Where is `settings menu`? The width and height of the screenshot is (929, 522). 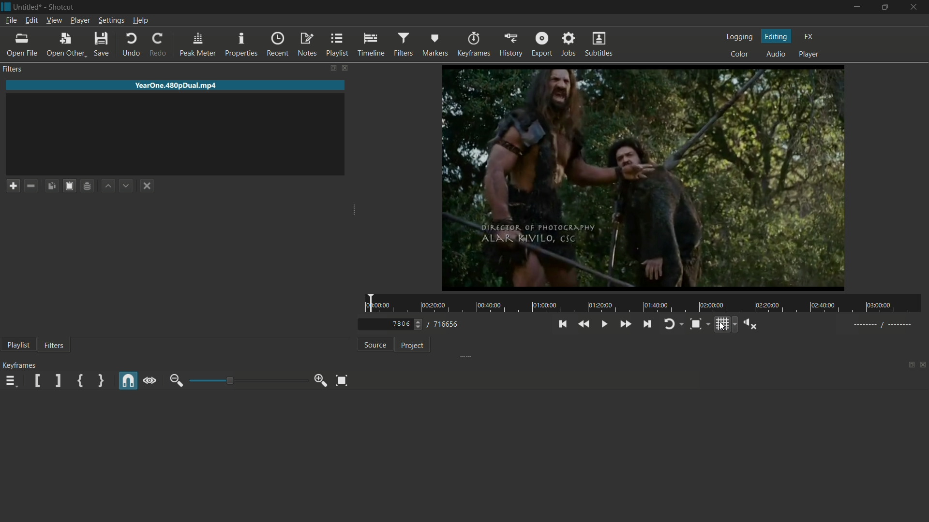
settings menu is located at coordinates (111, 21).